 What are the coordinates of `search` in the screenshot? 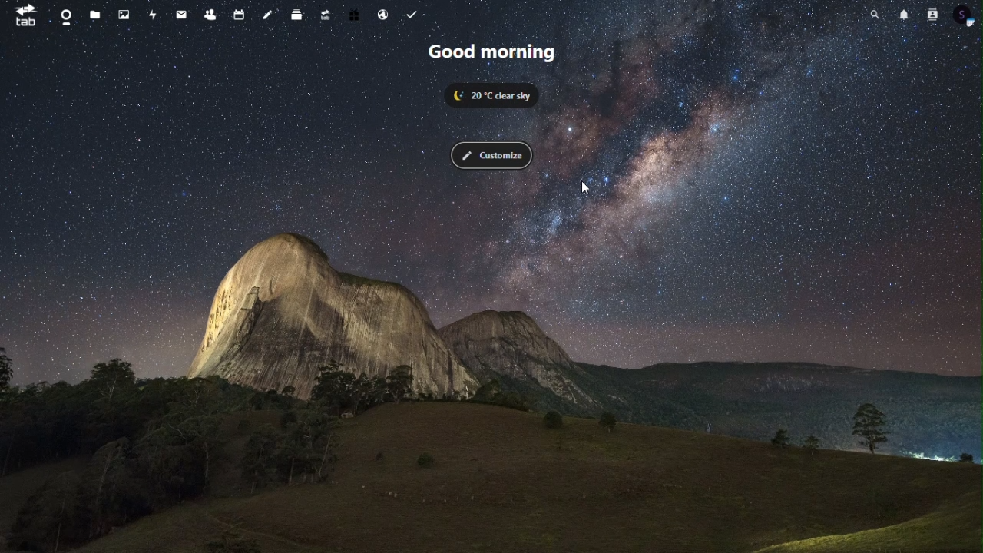 It's located at (872, 15).